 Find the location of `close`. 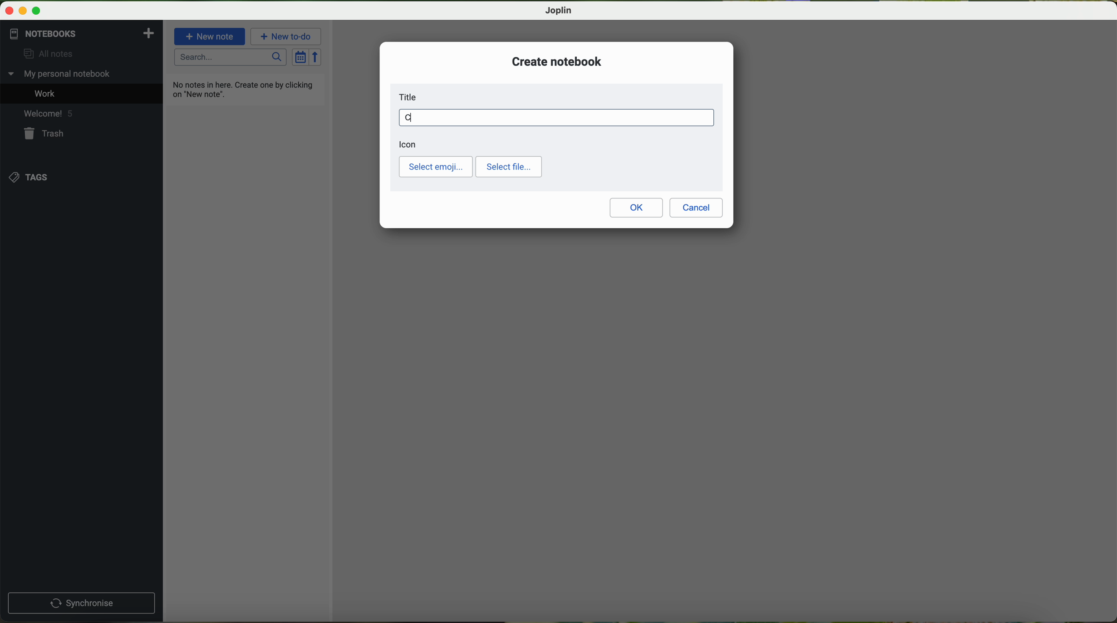

close is located at coordinates (10, 11).